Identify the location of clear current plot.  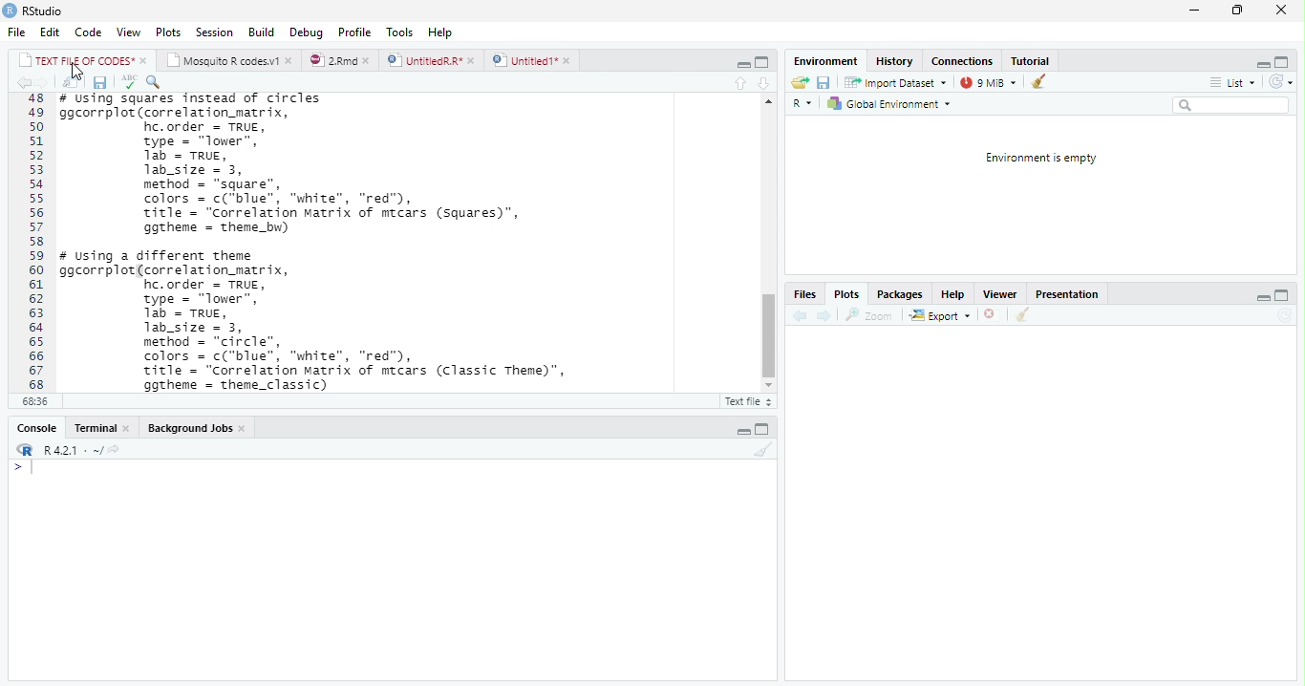
(988, 315).